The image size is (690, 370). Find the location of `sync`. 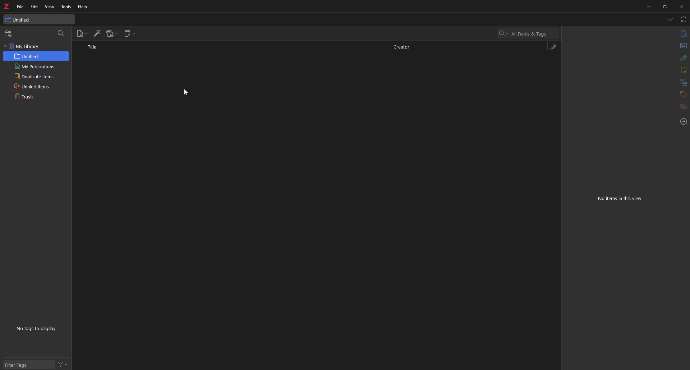

sync is located at coordinates (684, 20).